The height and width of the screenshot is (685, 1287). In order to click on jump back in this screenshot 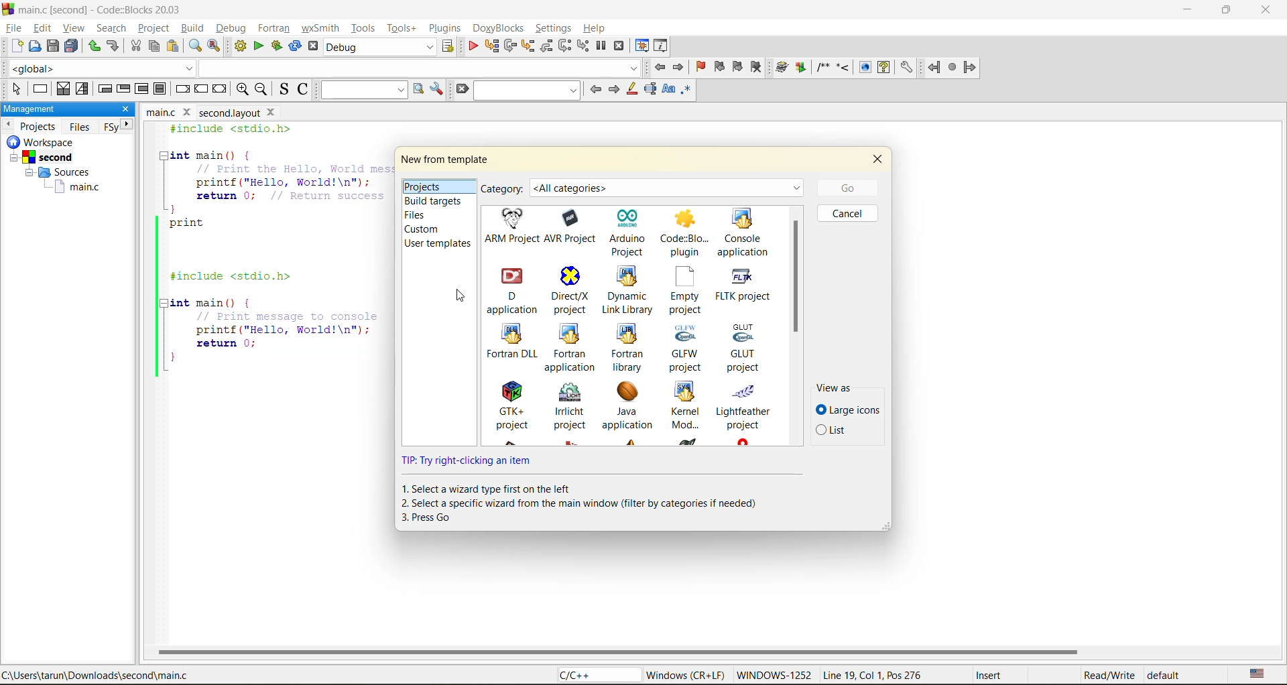, I will do `click(662, 68)`.